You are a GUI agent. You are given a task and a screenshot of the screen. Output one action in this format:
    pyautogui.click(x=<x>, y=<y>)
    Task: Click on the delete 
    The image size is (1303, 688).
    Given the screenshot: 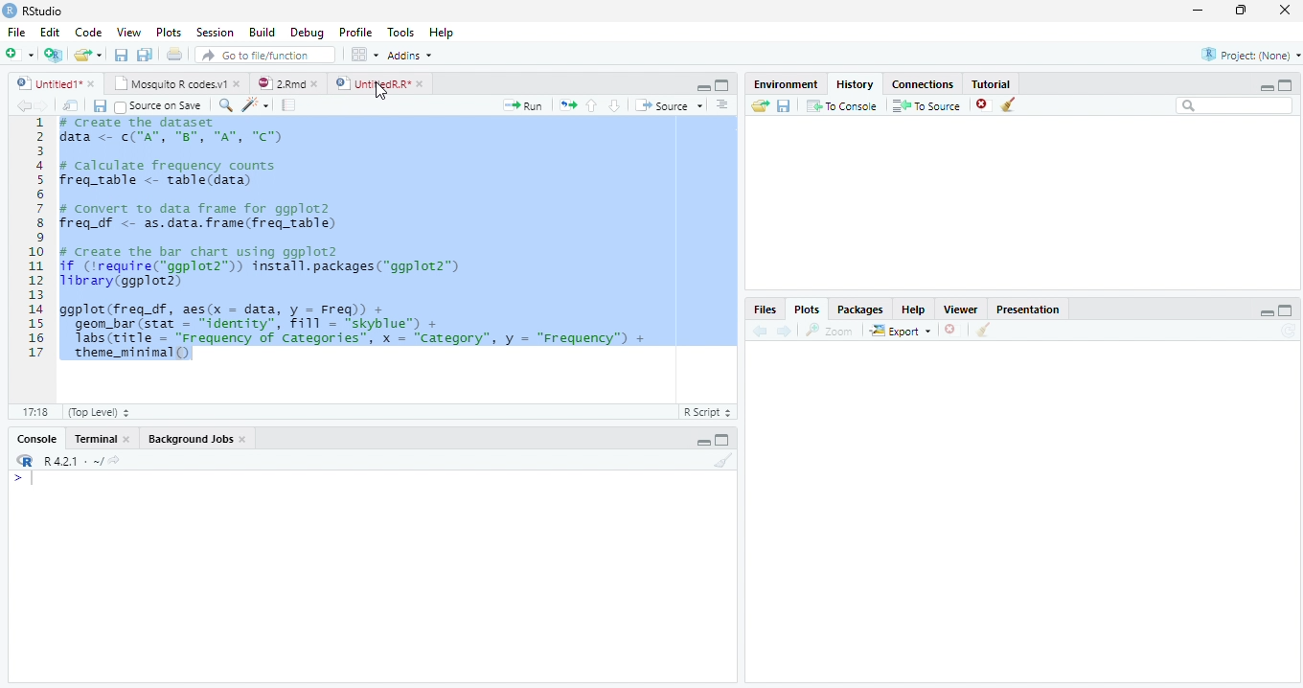 What is the action you would take?
    pyautogui.click(x=952, y=329)
    